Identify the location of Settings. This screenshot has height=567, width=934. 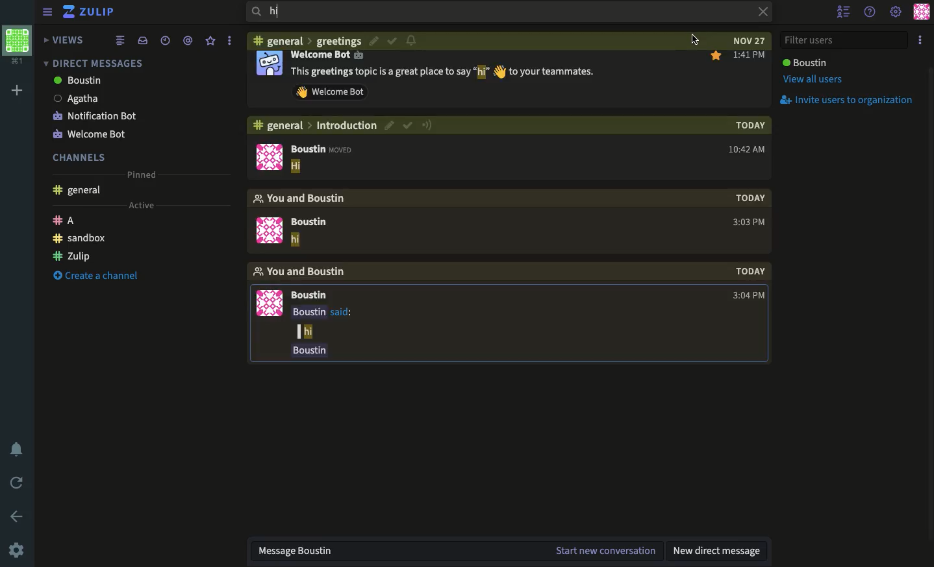
(896, 11).